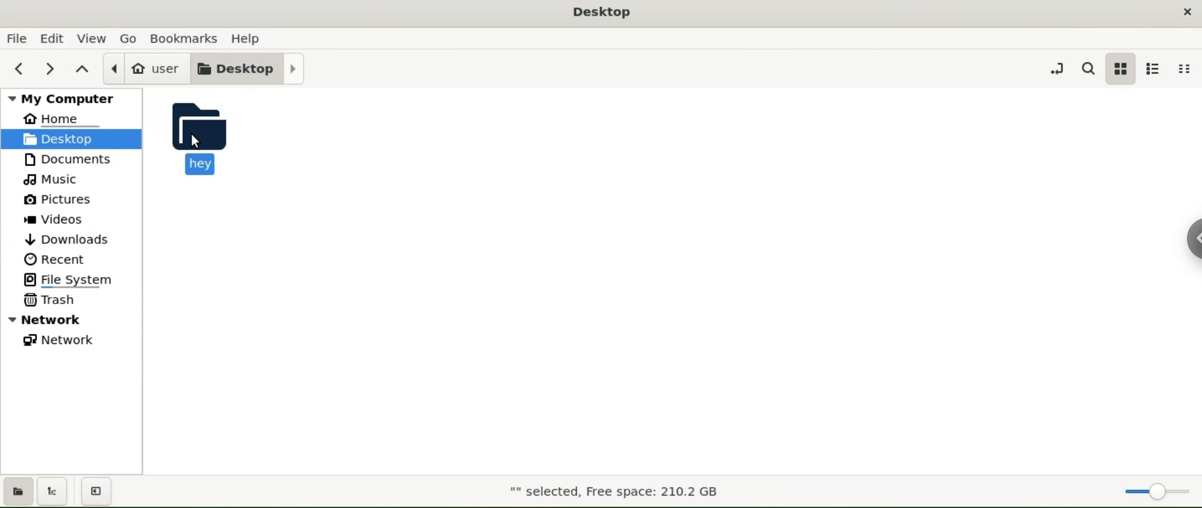  Describe the element at coordinates (212, 136) in the screenshot. I see `hey folder` at that location.